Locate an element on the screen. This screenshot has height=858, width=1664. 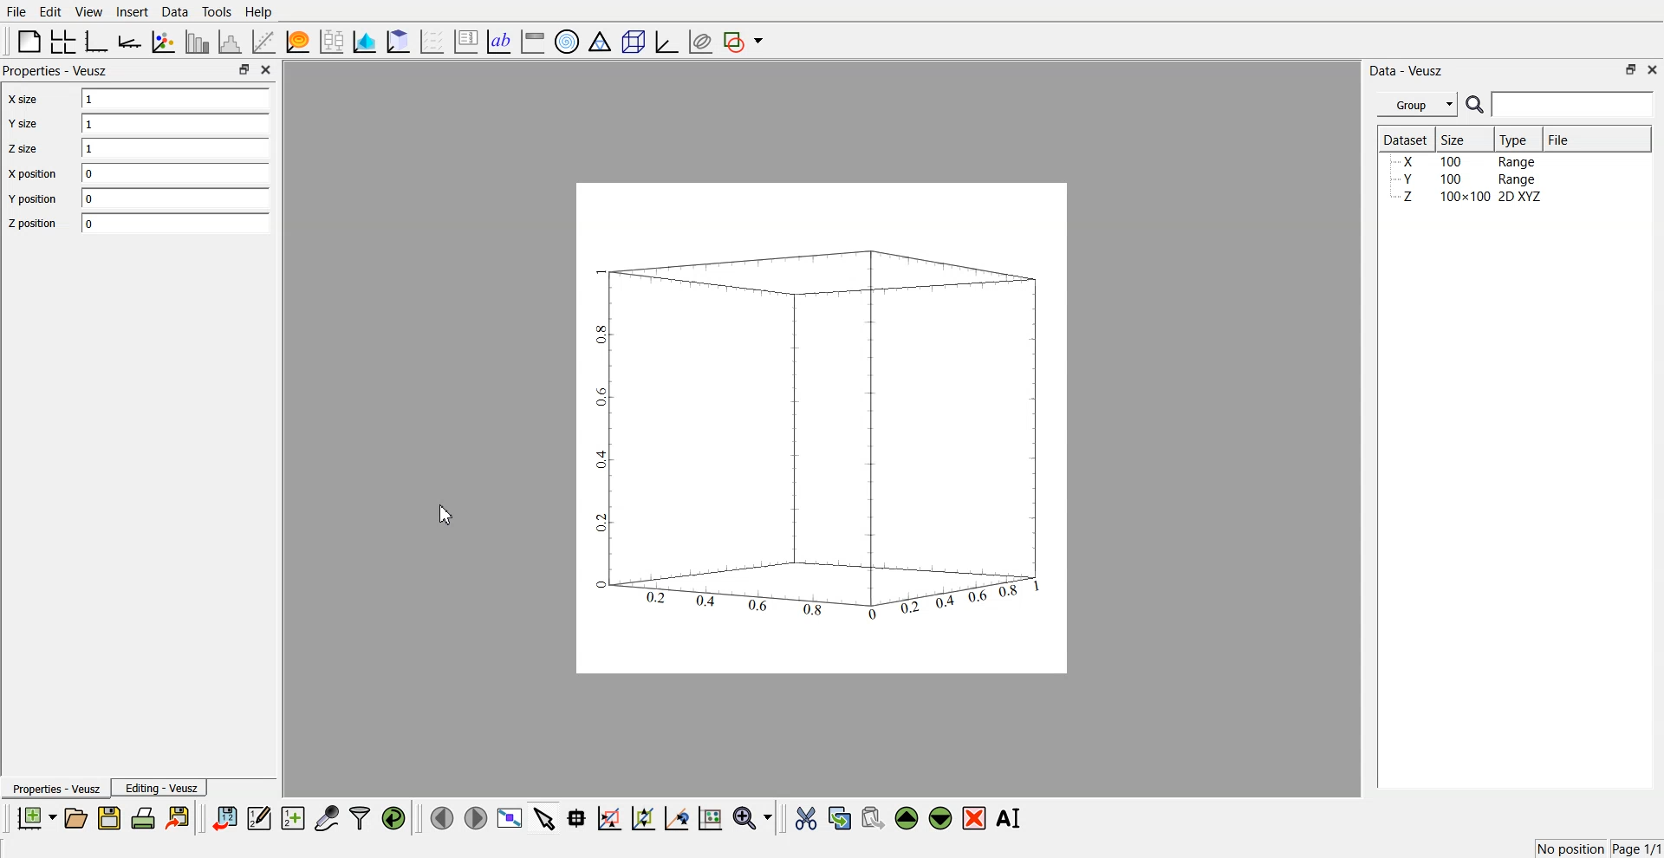
0 is located at coordinates (174, 196).